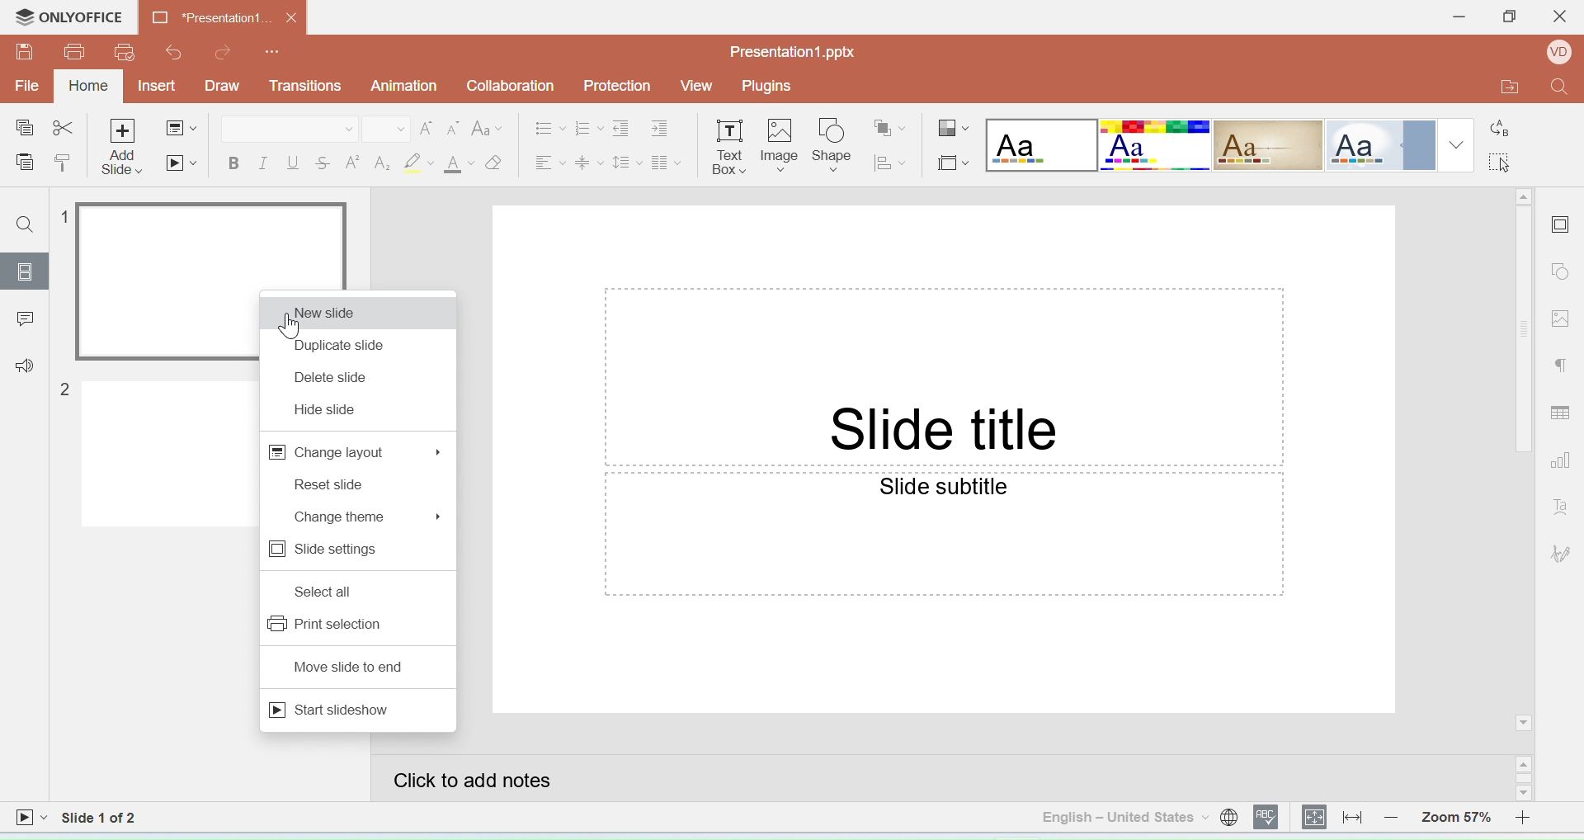 The width and height of the screenshot is (1584, 840). Describe the element at coordinates (780, 148) in the screenshot. I see `Insert image` at that location.